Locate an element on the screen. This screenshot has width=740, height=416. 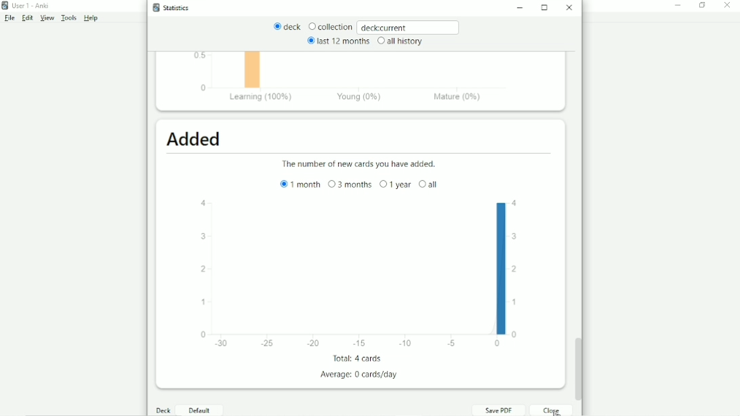
Close is located at coordinates (550, 410).